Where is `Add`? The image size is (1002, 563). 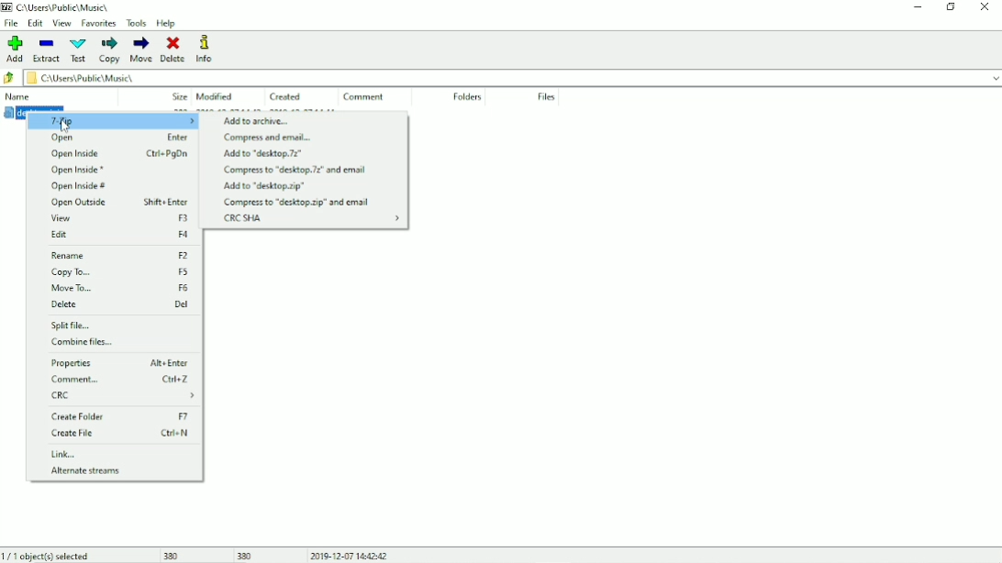
Add is located at coordinates (13, 50).